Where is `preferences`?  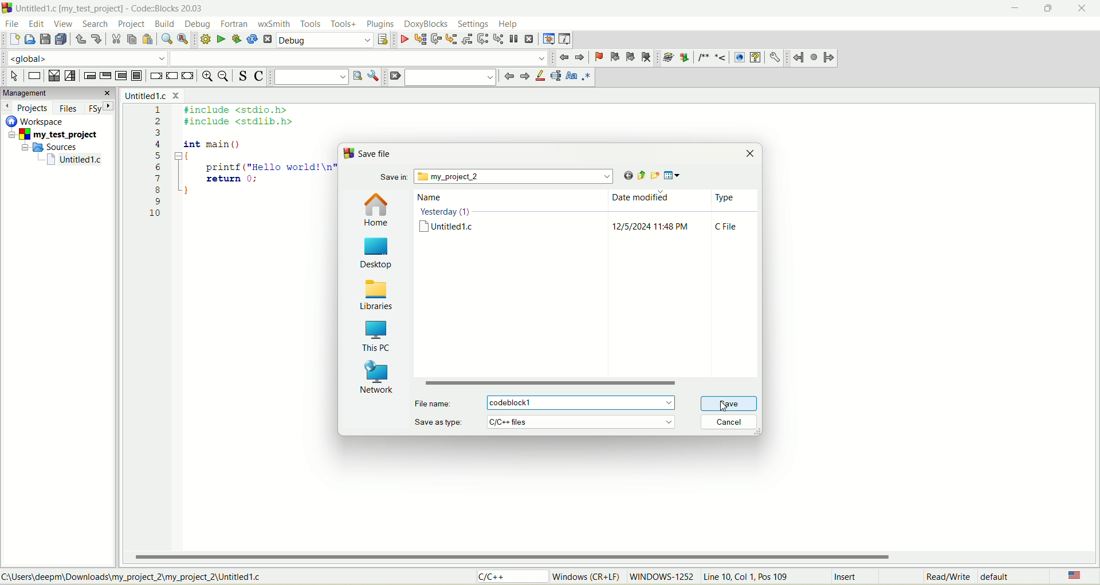
preferences is located at coordinates (774, 57).